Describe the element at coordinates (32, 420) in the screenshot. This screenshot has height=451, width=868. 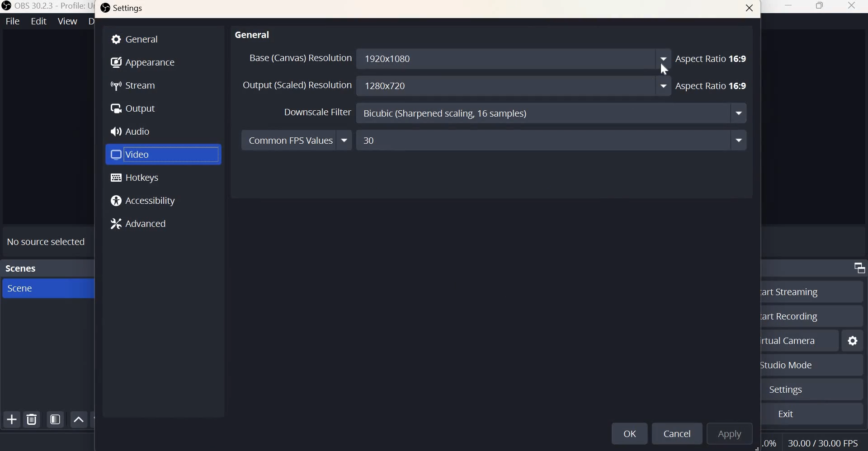
I see `remove selected scene ` at that location.